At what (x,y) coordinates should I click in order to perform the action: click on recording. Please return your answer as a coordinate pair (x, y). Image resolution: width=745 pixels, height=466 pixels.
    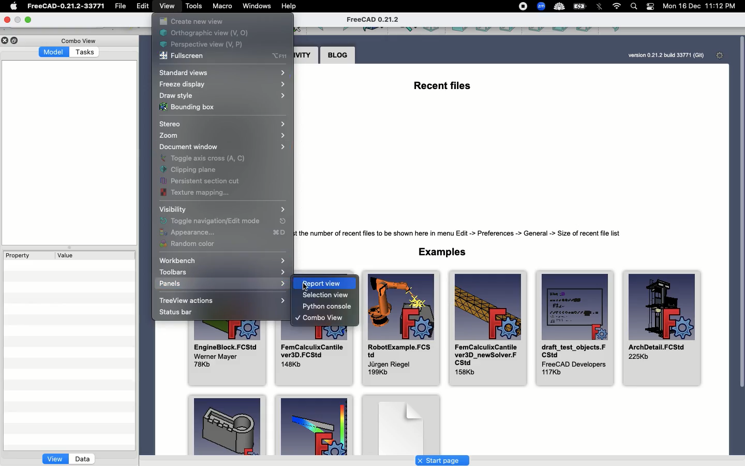
    Looking at the image, I should click on (523, 6).